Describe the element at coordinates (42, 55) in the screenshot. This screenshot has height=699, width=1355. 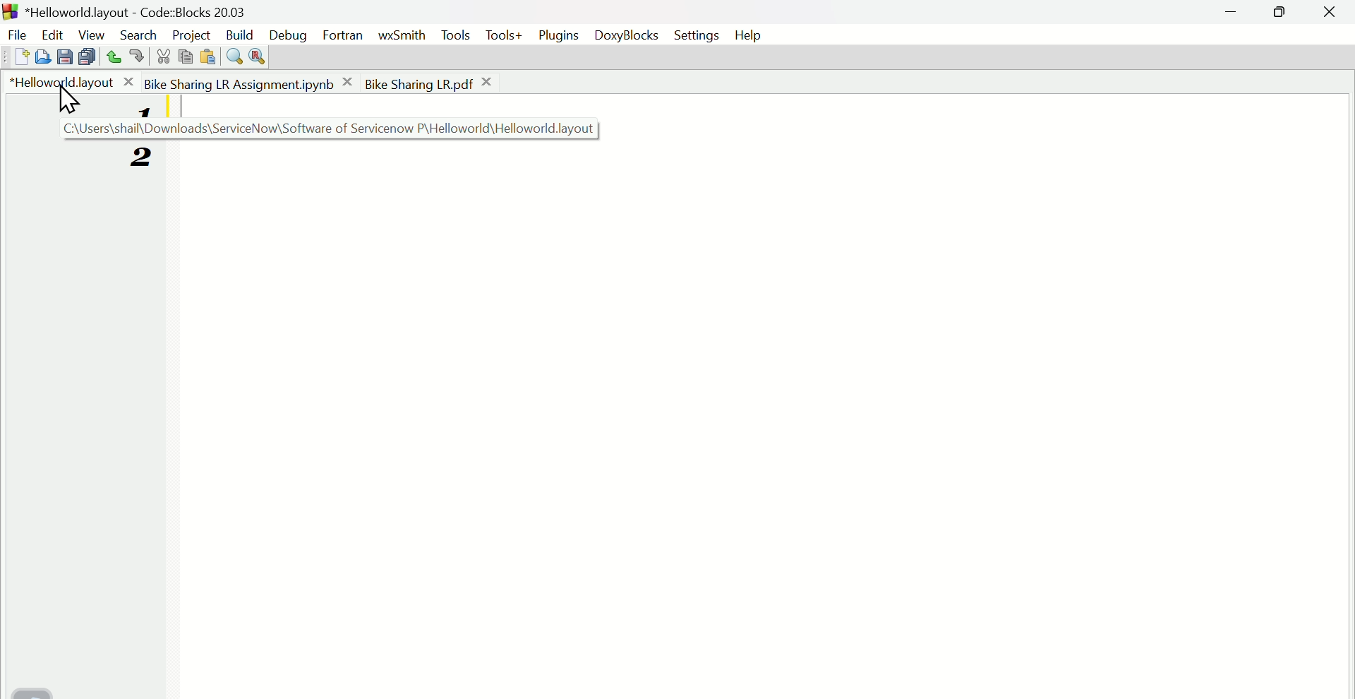
I see `Search in the  file` at that location.